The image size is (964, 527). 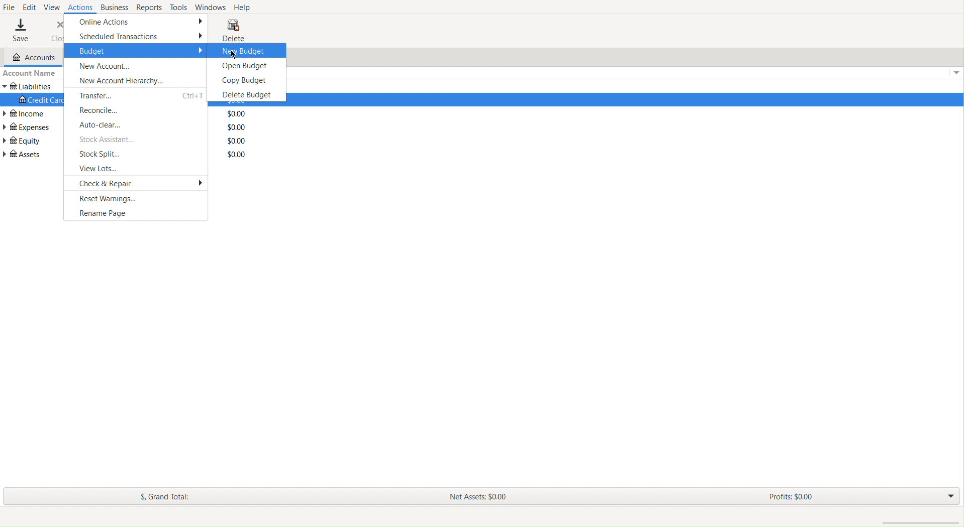 What do you see at coordinates (237, 126) in the screenshot?
I see `Total` at bounding box center [237, 126].